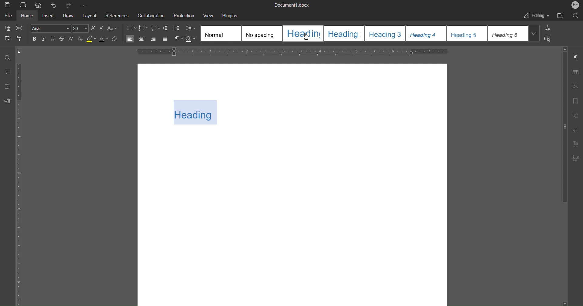 The width and height of the screenshot is (583, 306). Describe the element at coordinates (208, 15) in the screenshot. I see `View` at that location.